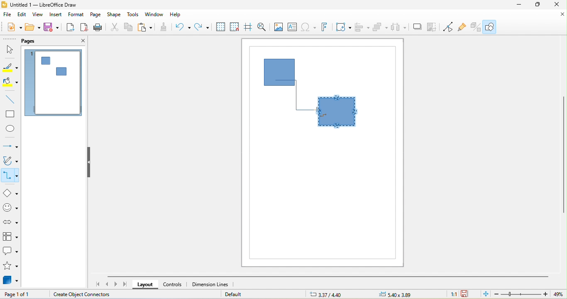  Describe the element at coordinates (340, 113) in the screenshot. I see `shape selected` at that location.